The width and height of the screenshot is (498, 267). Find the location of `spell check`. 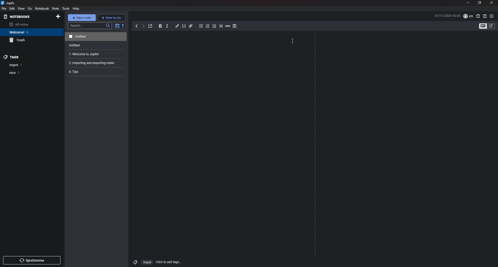

spell check is located at coordinates (468, 16).